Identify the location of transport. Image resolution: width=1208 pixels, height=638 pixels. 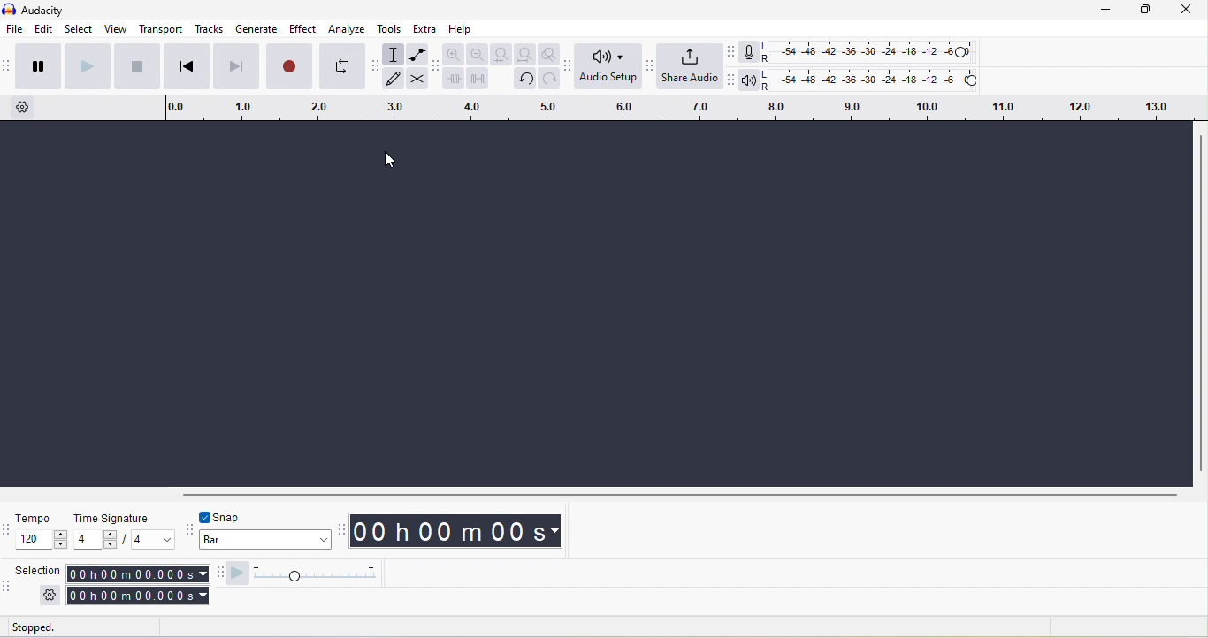
(161, 29).